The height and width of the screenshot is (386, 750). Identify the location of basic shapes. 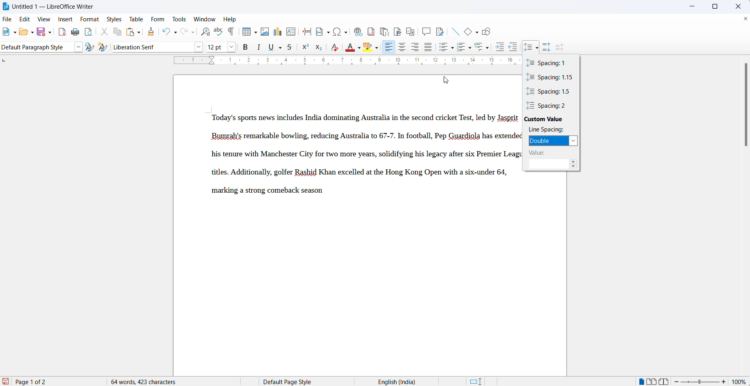
(466, 32).